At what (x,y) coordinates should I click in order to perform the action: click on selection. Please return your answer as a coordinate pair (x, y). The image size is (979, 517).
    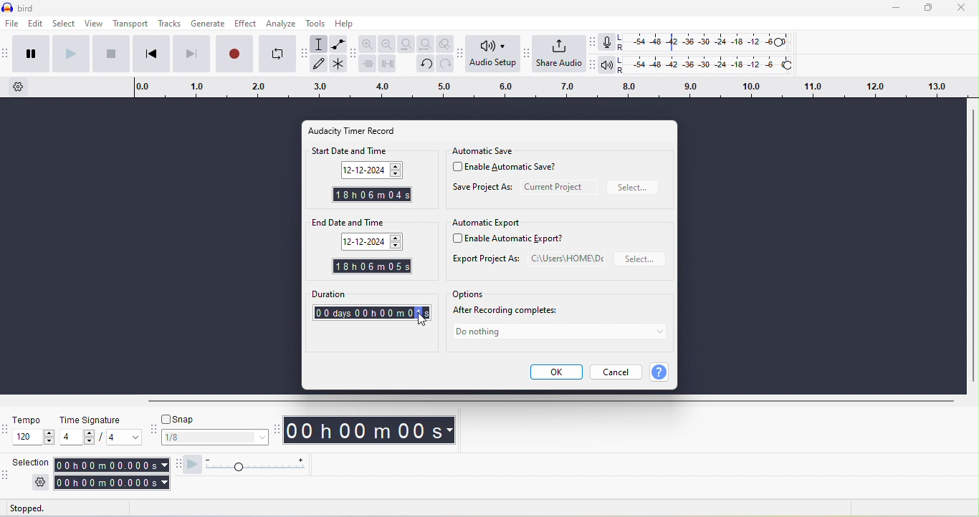
    Looking at the image, I should click on (32, 463).